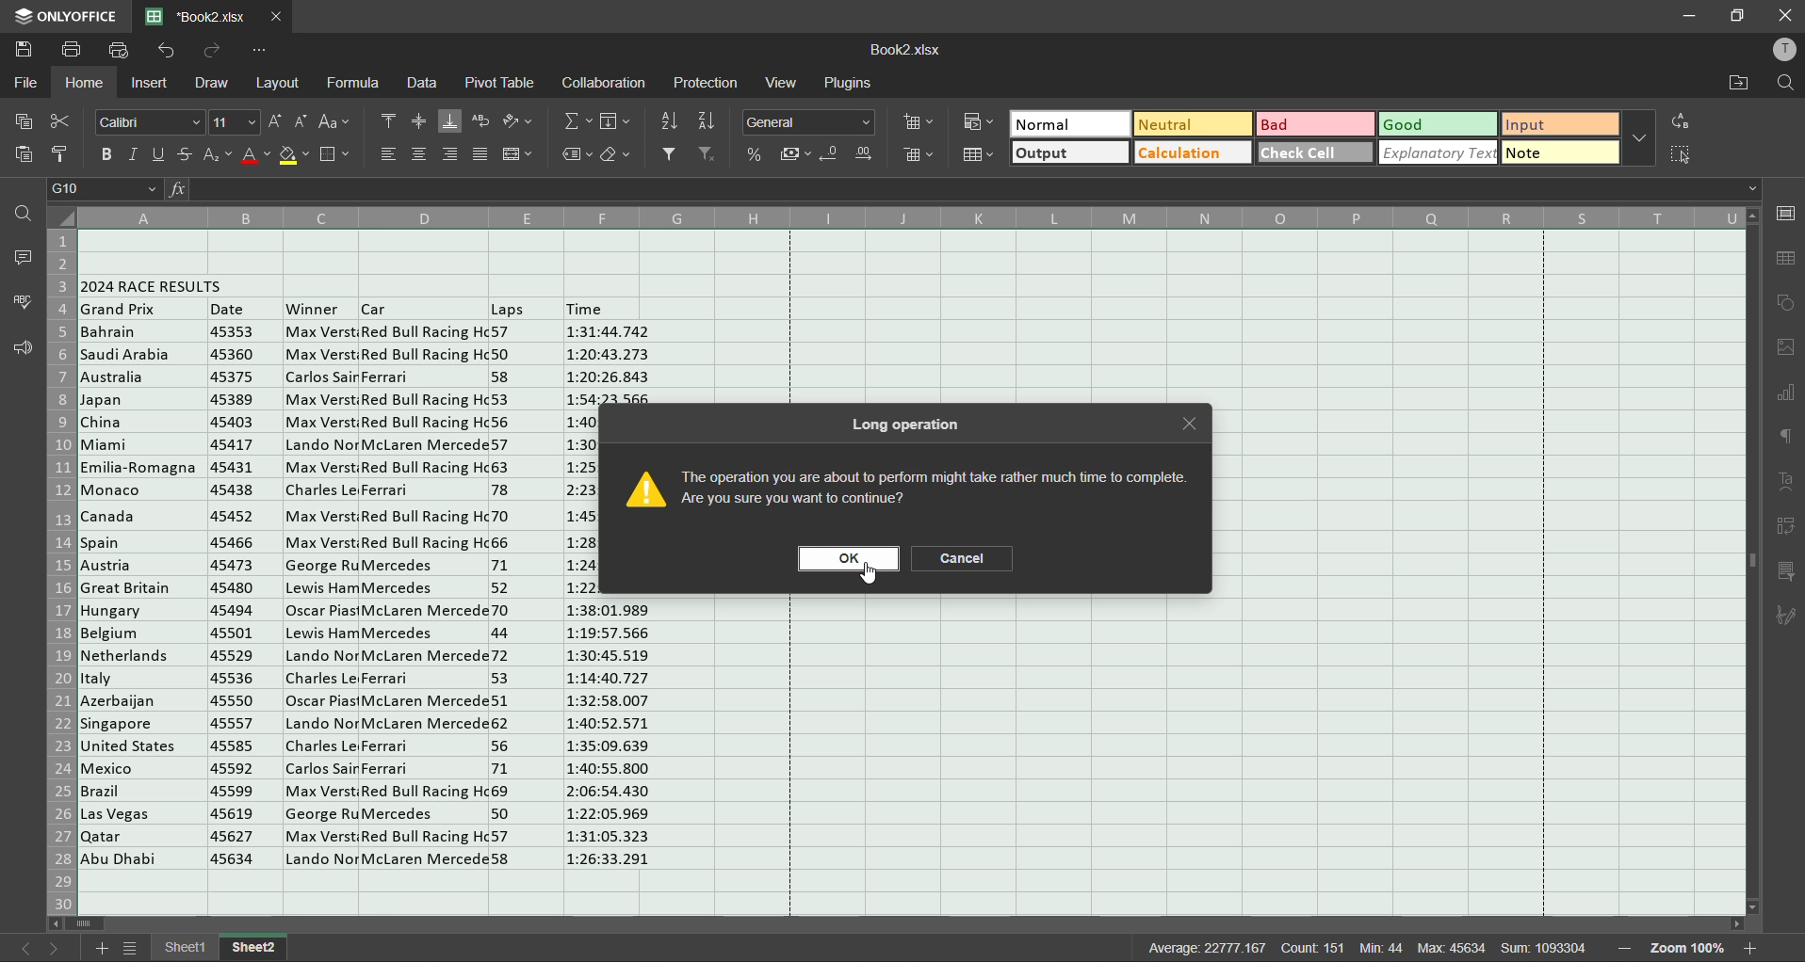 The height and width of the screenshot is (962, 1805). Describe the element at coordinates (18, 946) in the screenshot. I see `previous` at that location.